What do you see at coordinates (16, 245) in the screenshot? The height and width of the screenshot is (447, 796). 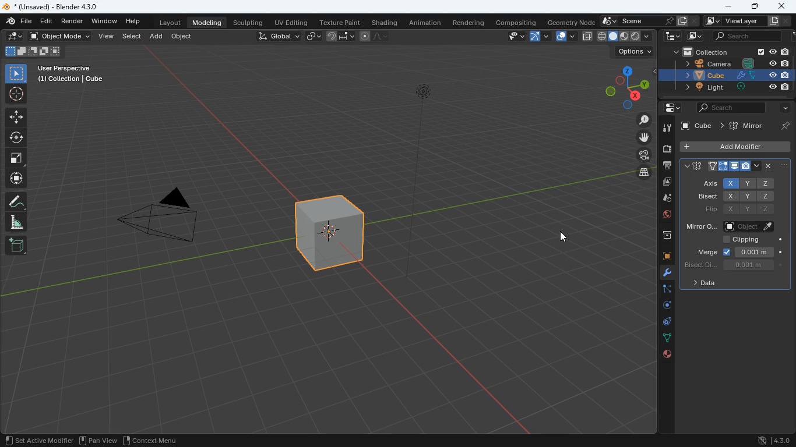 I see `add` at bounding box center [16, 245].